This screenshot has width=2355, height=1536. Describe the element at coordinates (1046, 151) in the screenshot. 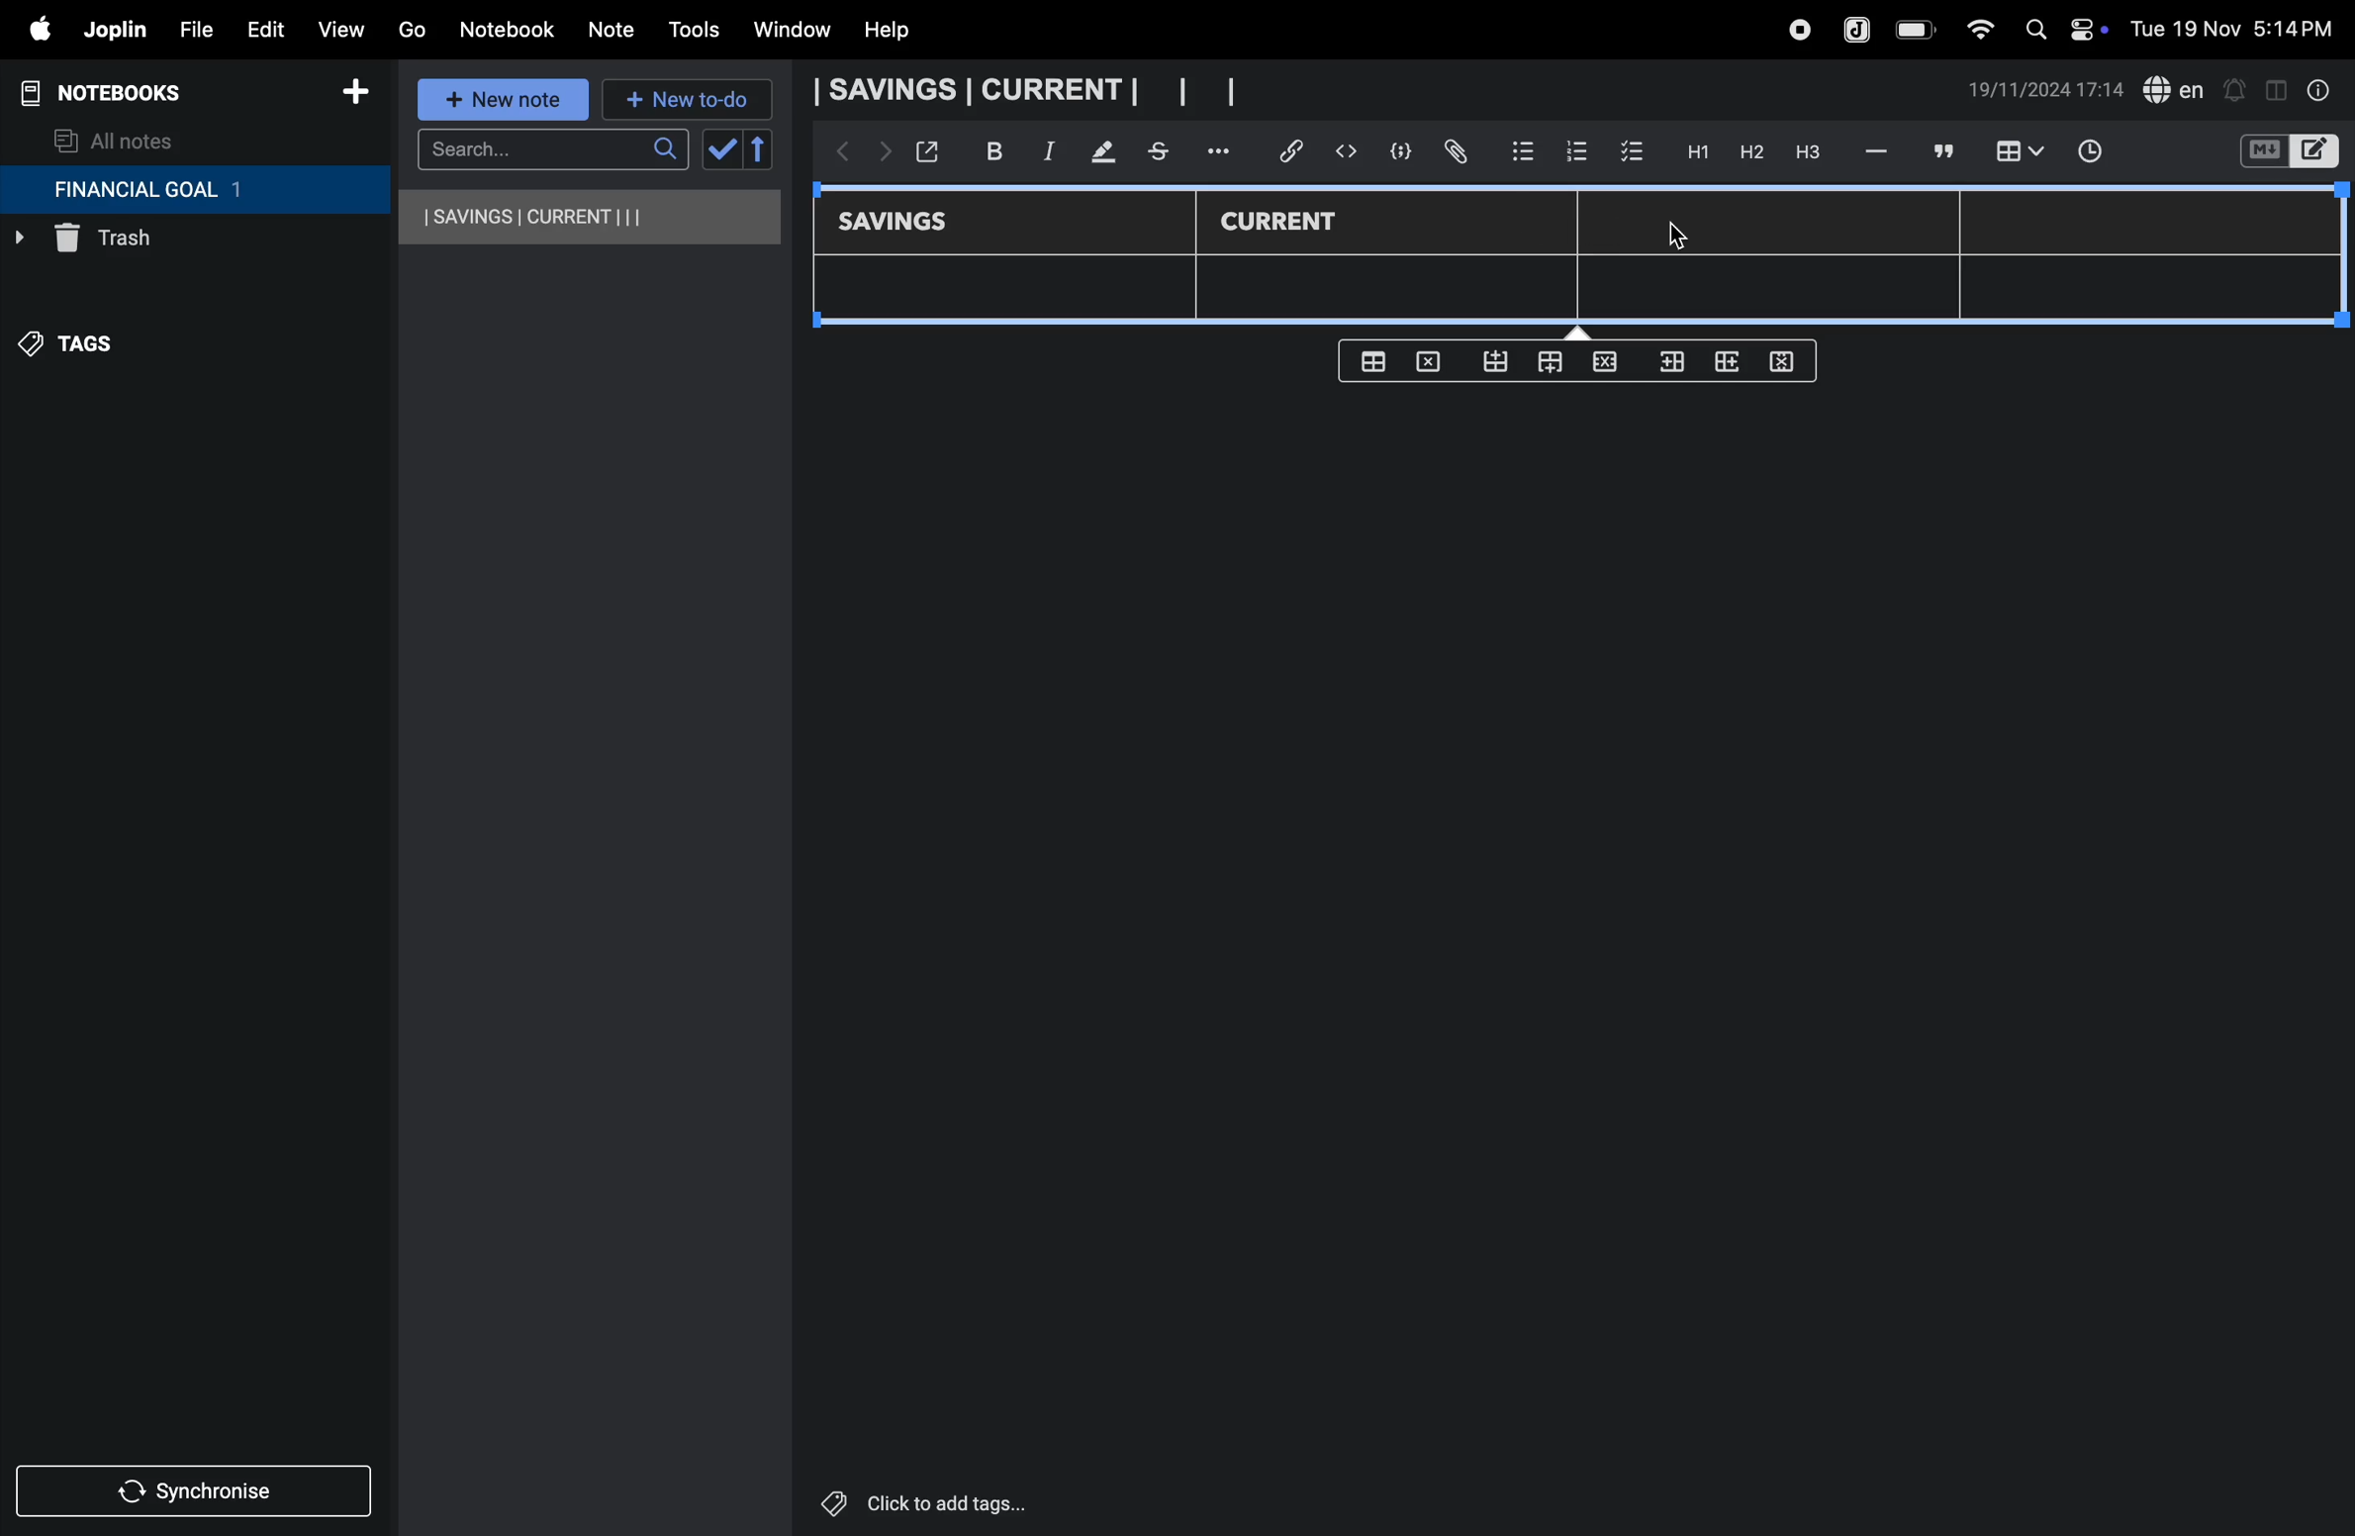

I see `itallic` at that location.